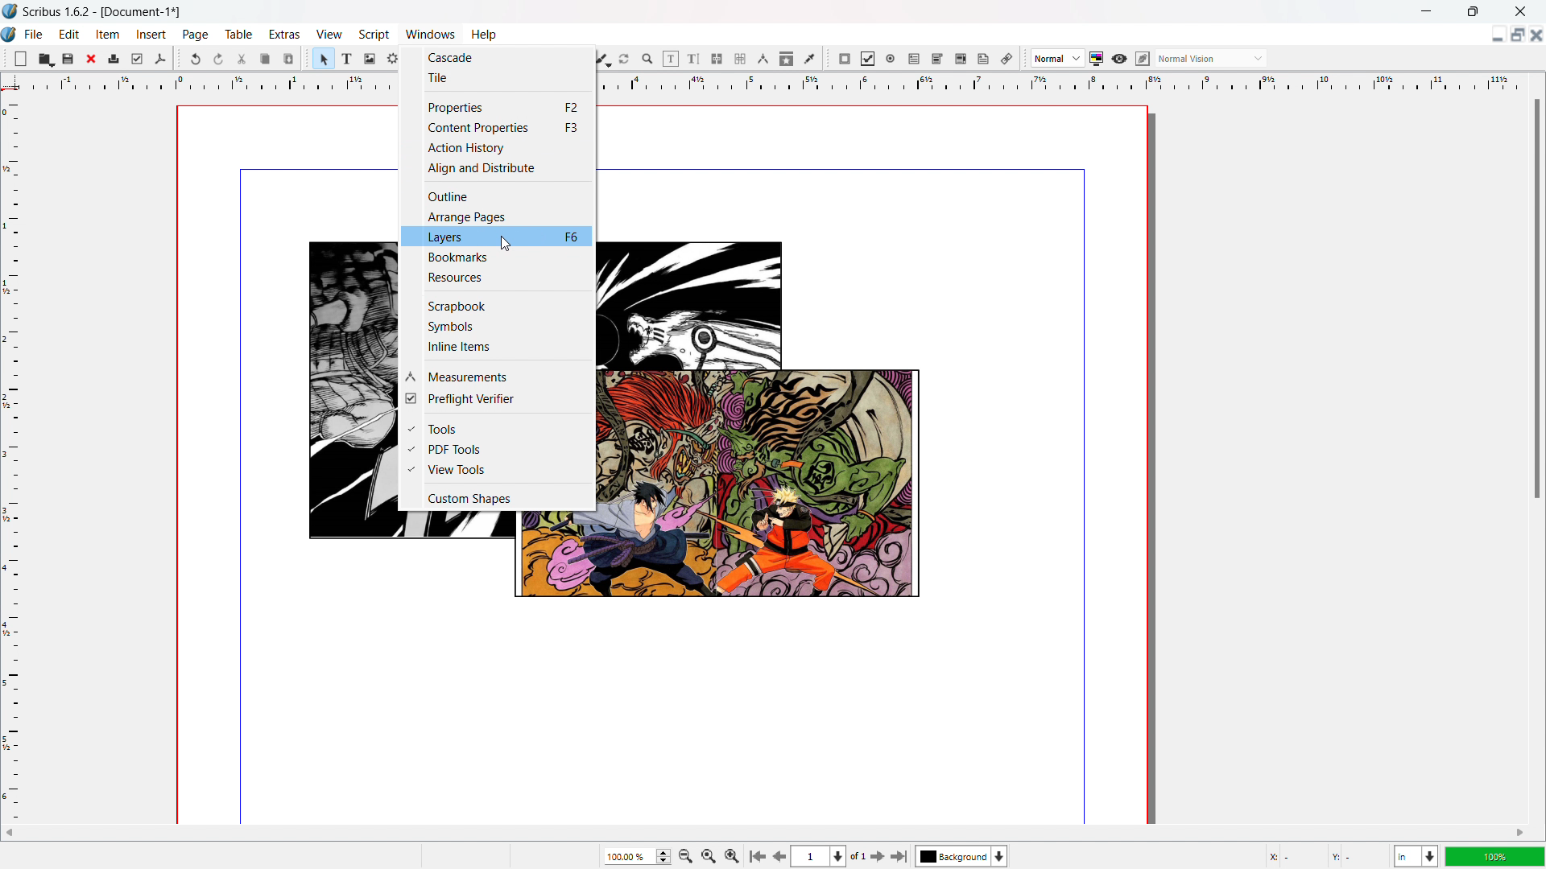 Image resolution: width=1546 pixels, height=869 pixels. What do you see at coordinates (1494, 35) in the screenshot?
I see `minimize document` at bounding box center [1494, 35].